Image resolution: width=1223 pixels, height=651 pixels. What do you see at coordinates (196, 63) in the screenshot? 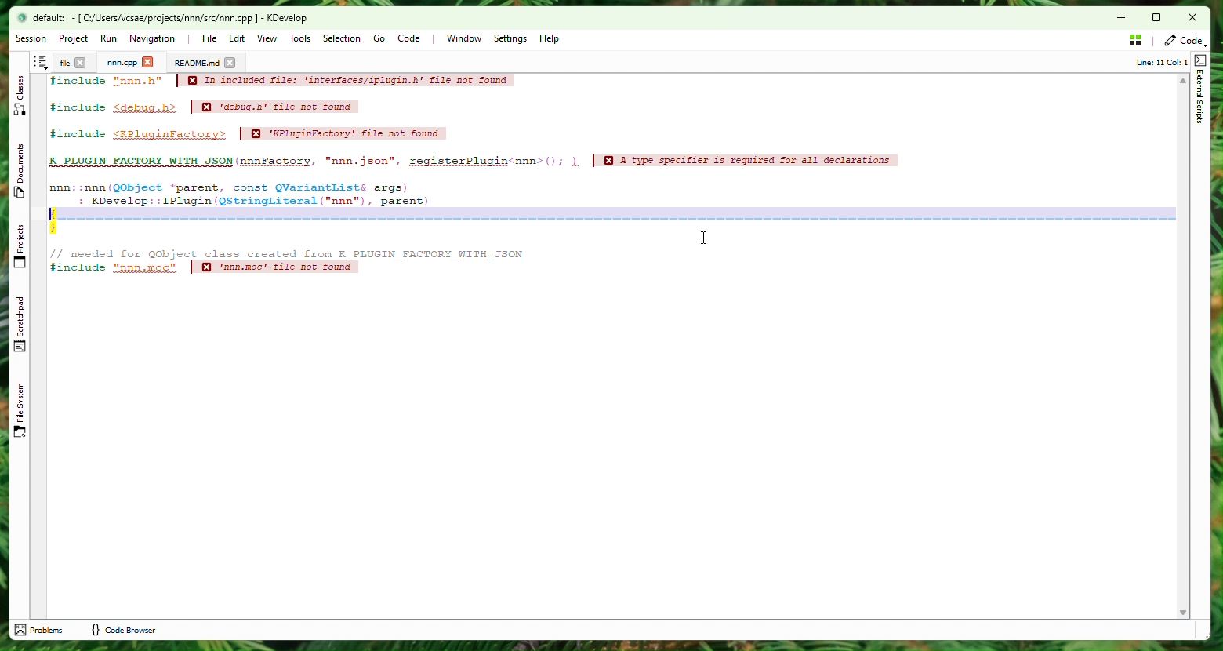
I see `Documents` at bounding box center [196, 63].